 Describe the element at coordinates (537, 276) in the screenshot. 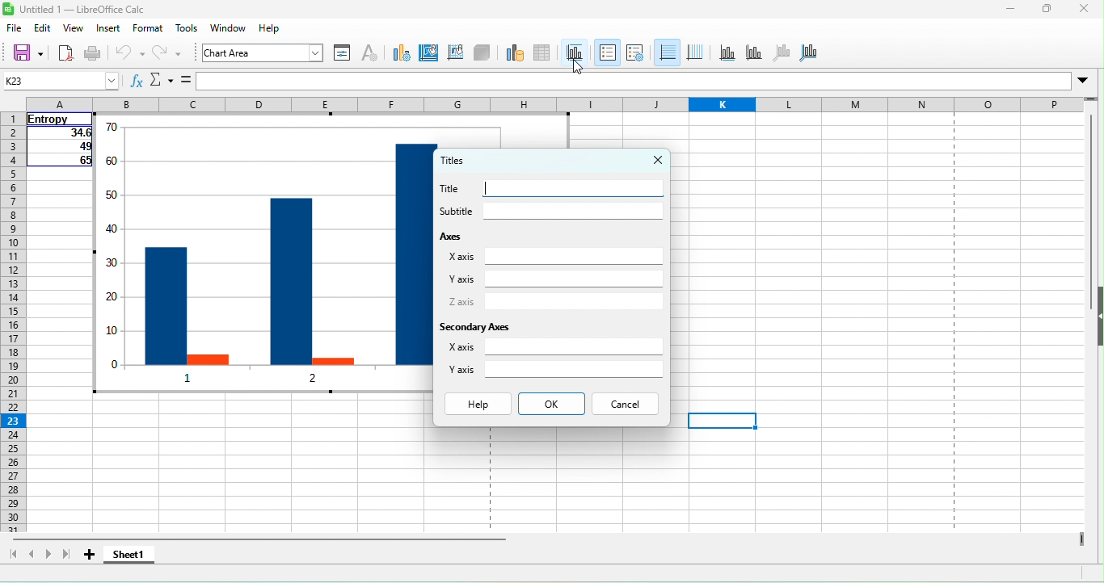

I see `` at that location.